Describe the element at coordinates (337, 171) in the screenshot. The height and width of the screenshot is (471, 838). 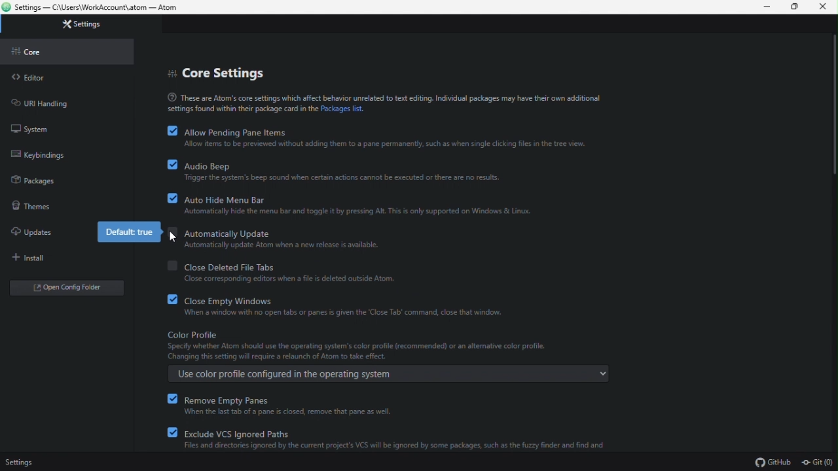
I see `audio beep` at that location.